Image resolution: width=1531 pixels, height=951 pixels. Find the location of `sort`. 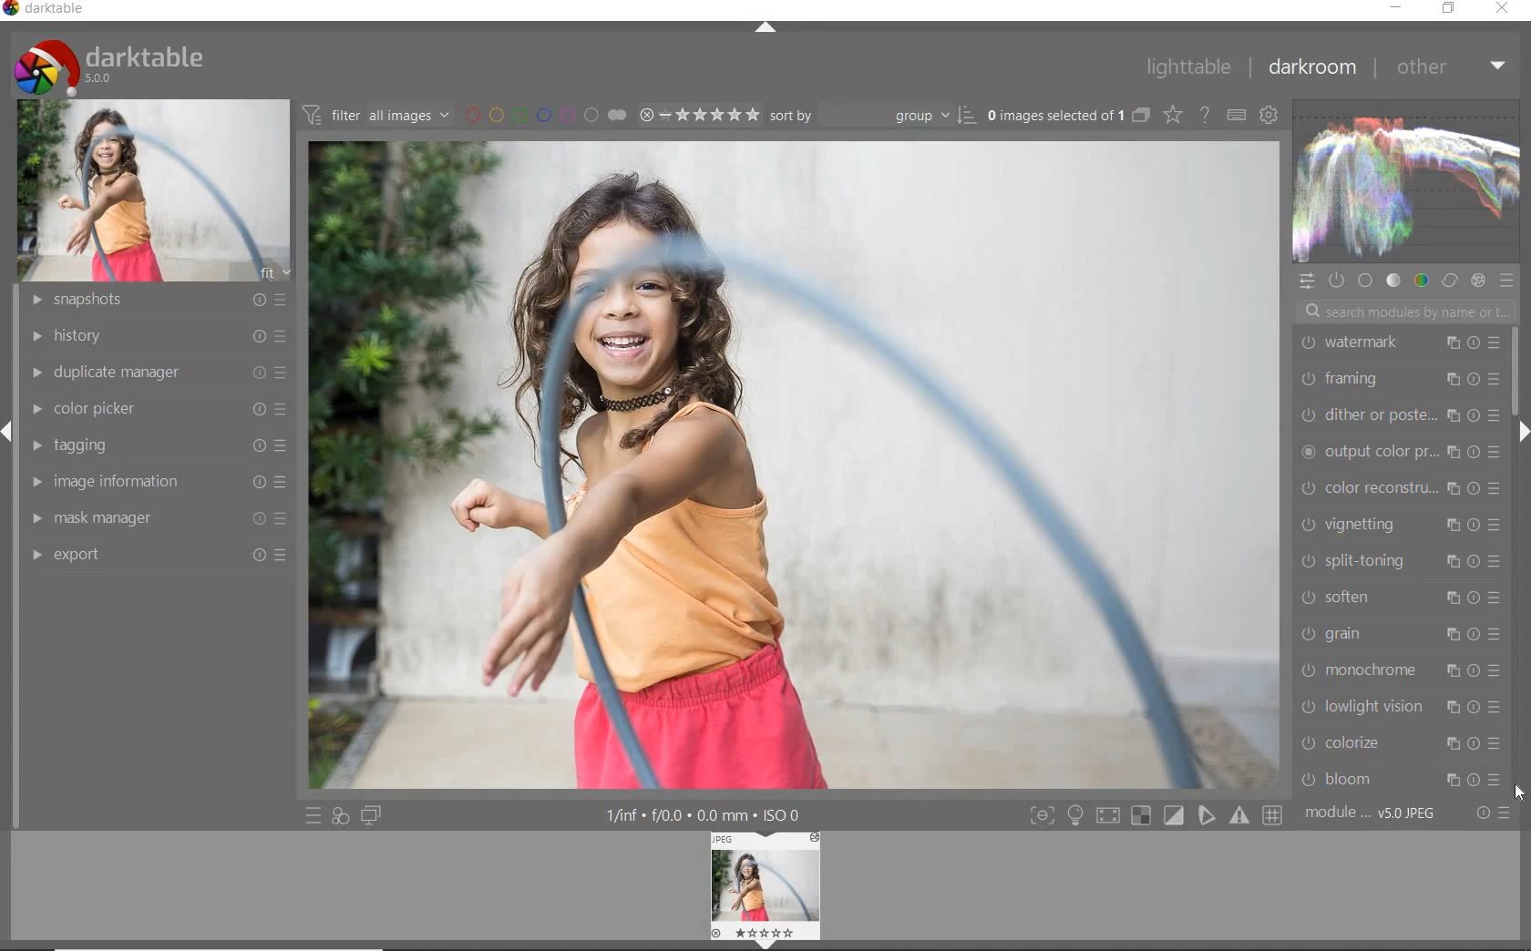

sort is located at coordinates (872, 114).